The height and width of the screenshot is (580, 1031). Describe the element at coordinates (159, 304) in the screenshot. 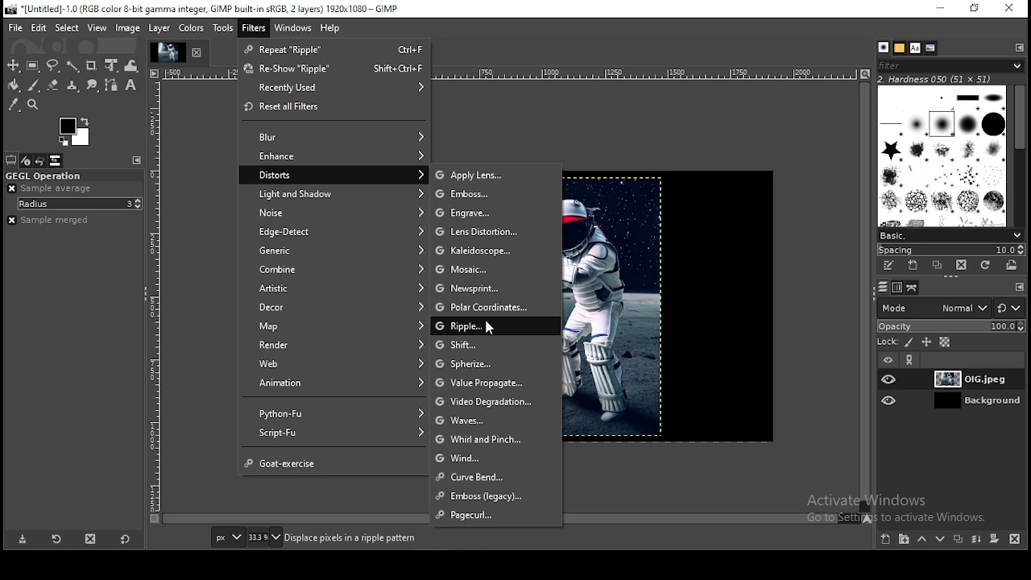

I see `measuring line` at that location.